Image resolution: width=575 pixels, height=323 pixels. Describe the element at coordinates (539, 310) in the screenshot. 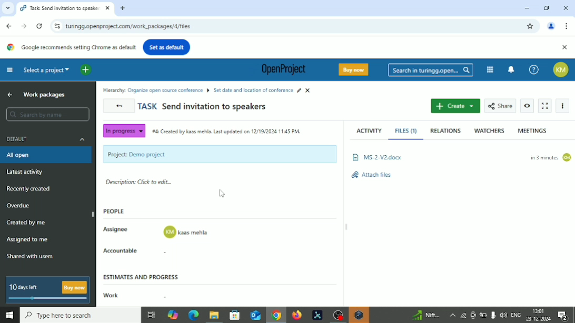

I see `Time` at that location.